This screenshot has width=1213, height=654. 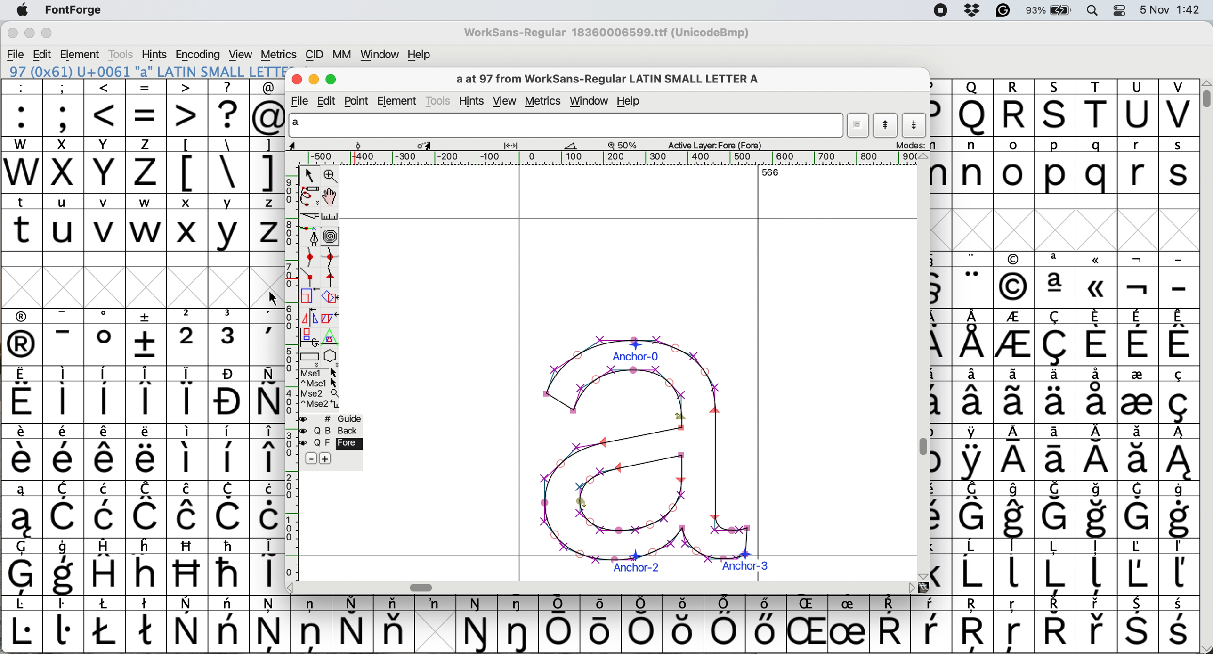 What do you see at coordinates (310, 255) in the screenshot?
I see `add a curve point` at bounding box center [310, 255].